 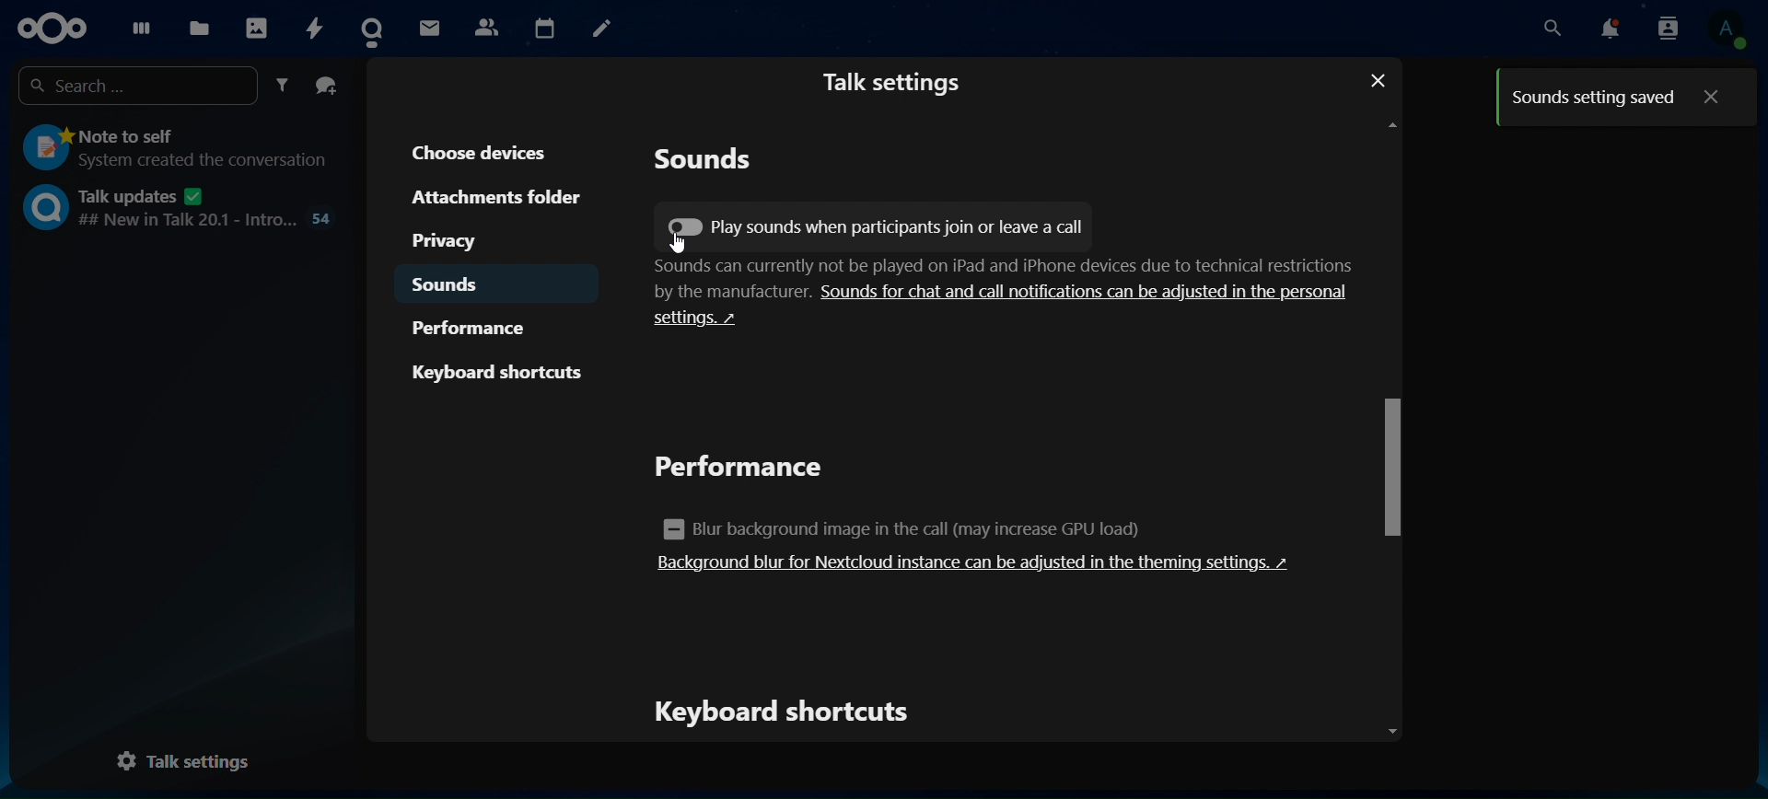 I want to click on blur background image, so click(x=915, y=528).